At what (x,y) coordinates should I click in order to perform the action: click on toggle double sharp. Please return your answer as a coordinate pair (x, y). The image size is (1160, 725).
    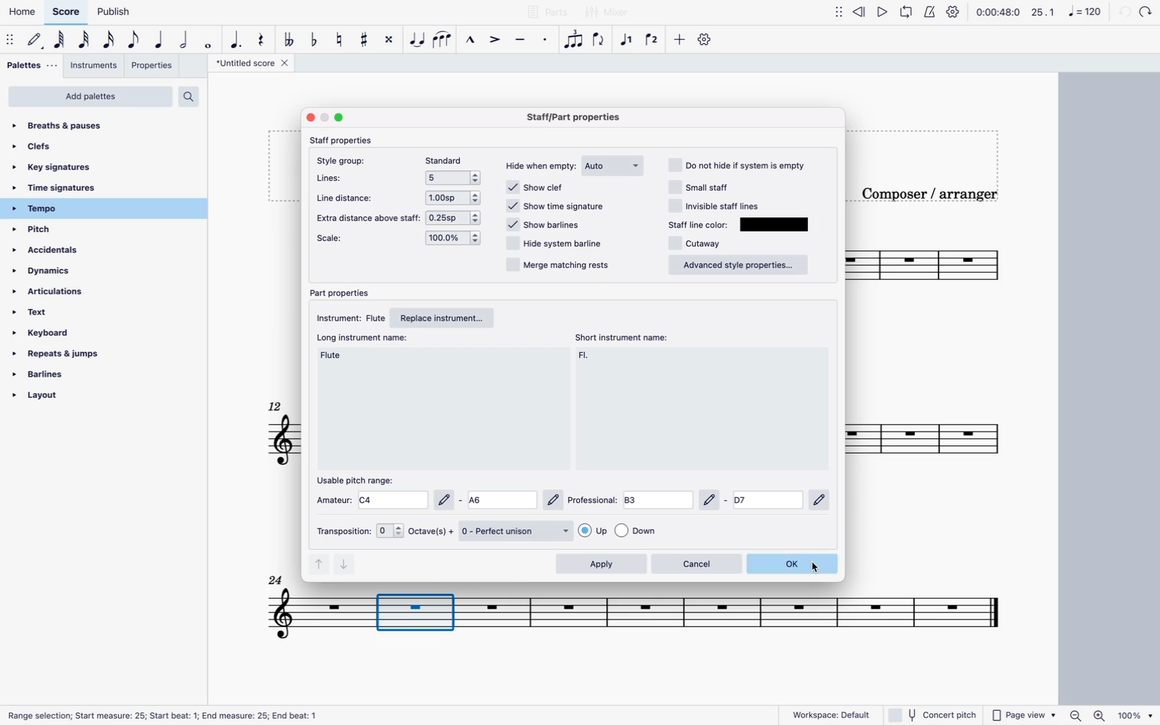
    Looking at the image, I should click on (387, 39).